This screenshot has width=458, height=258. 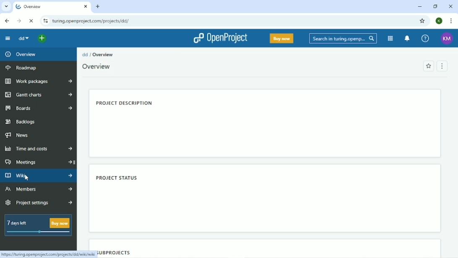 I want to click on Project status, so click(x=117, y=177).